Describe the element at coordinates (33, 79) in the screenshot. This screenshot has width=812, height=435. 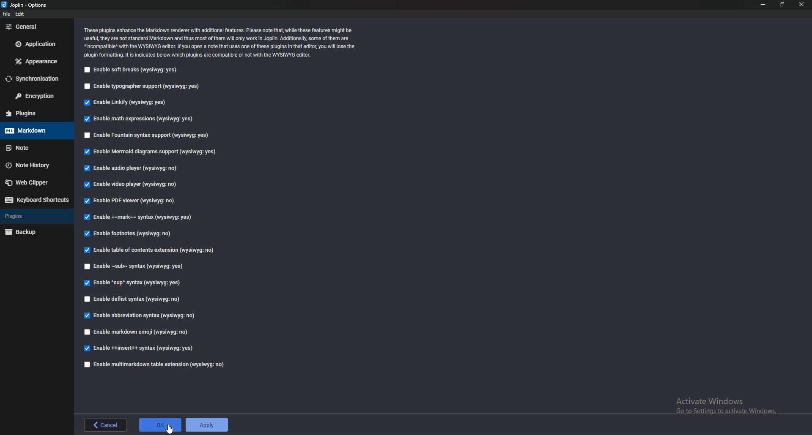
I see `synchronisation` at that location.